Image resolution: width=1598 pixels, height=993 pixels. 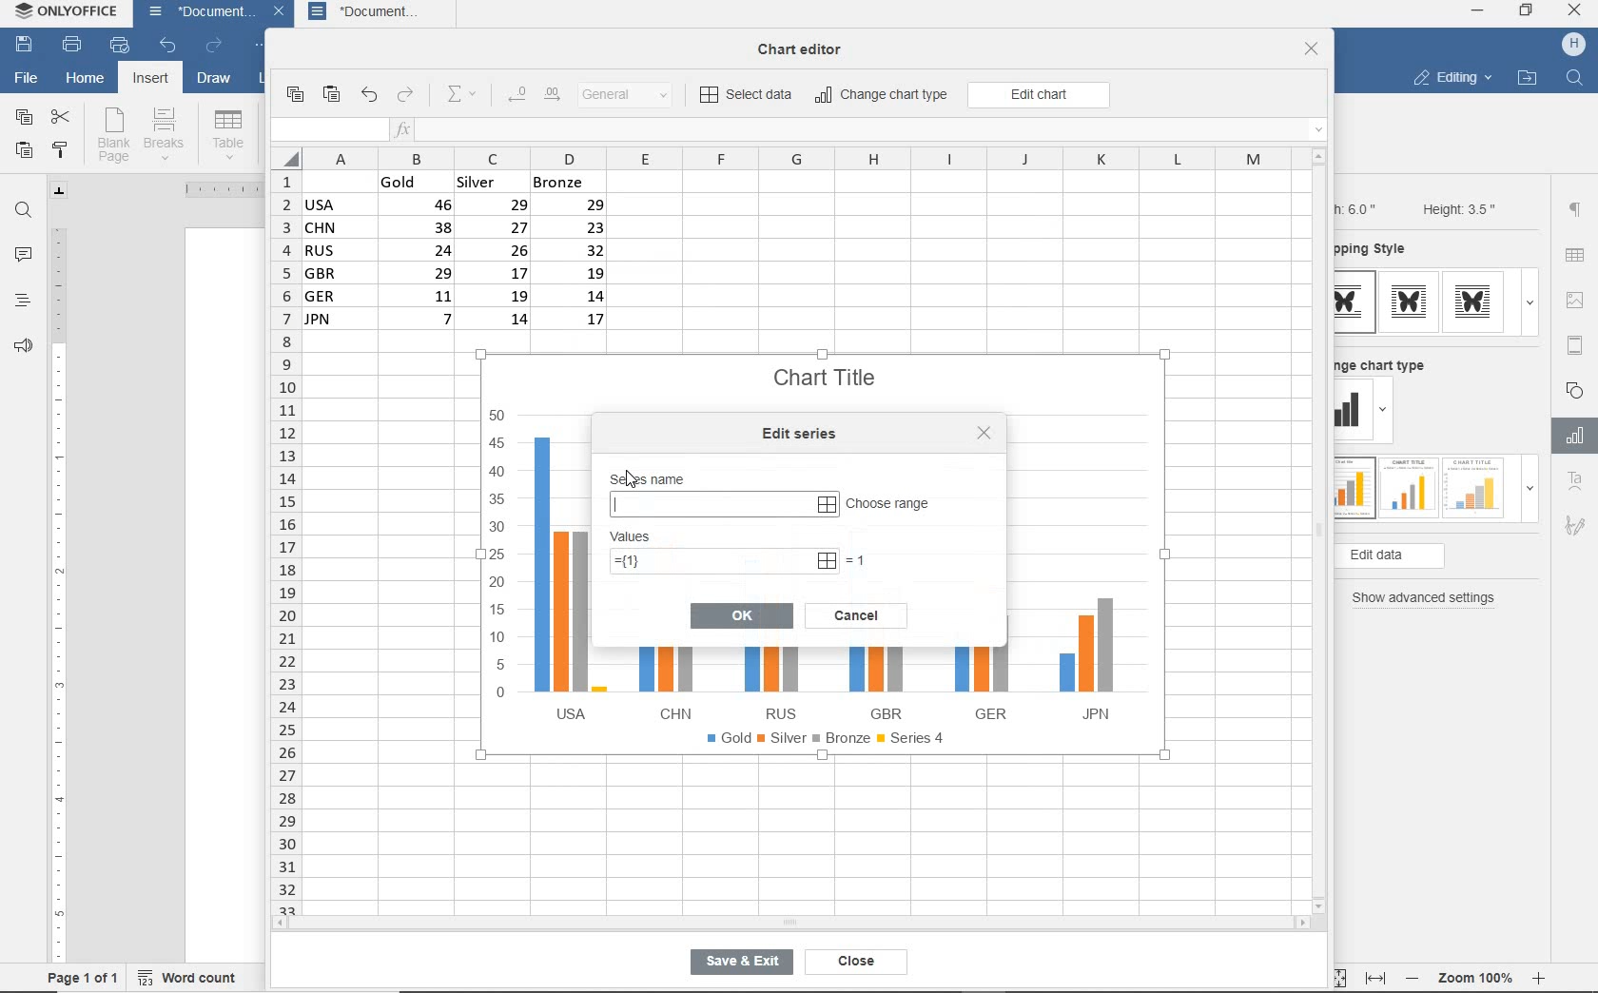 What do you see at coordinates (215, 81) in the screenshot?
I see `draw` at bounding box center [215, 81].